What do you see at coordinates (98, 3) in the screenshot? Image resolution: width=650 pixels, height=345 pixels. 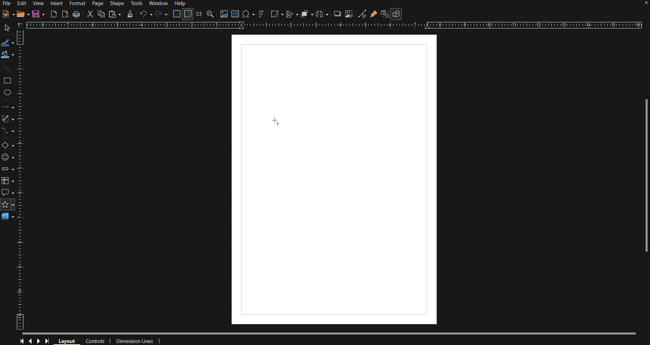 I see `Page` at bounding box center [98, 3].